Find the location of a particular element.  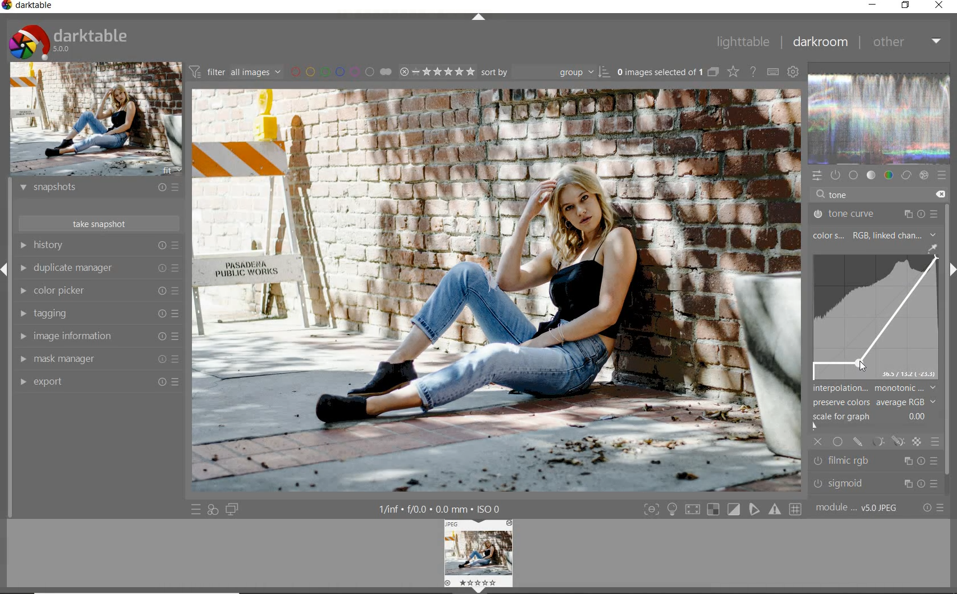

other is located at coordinates (906, 43).